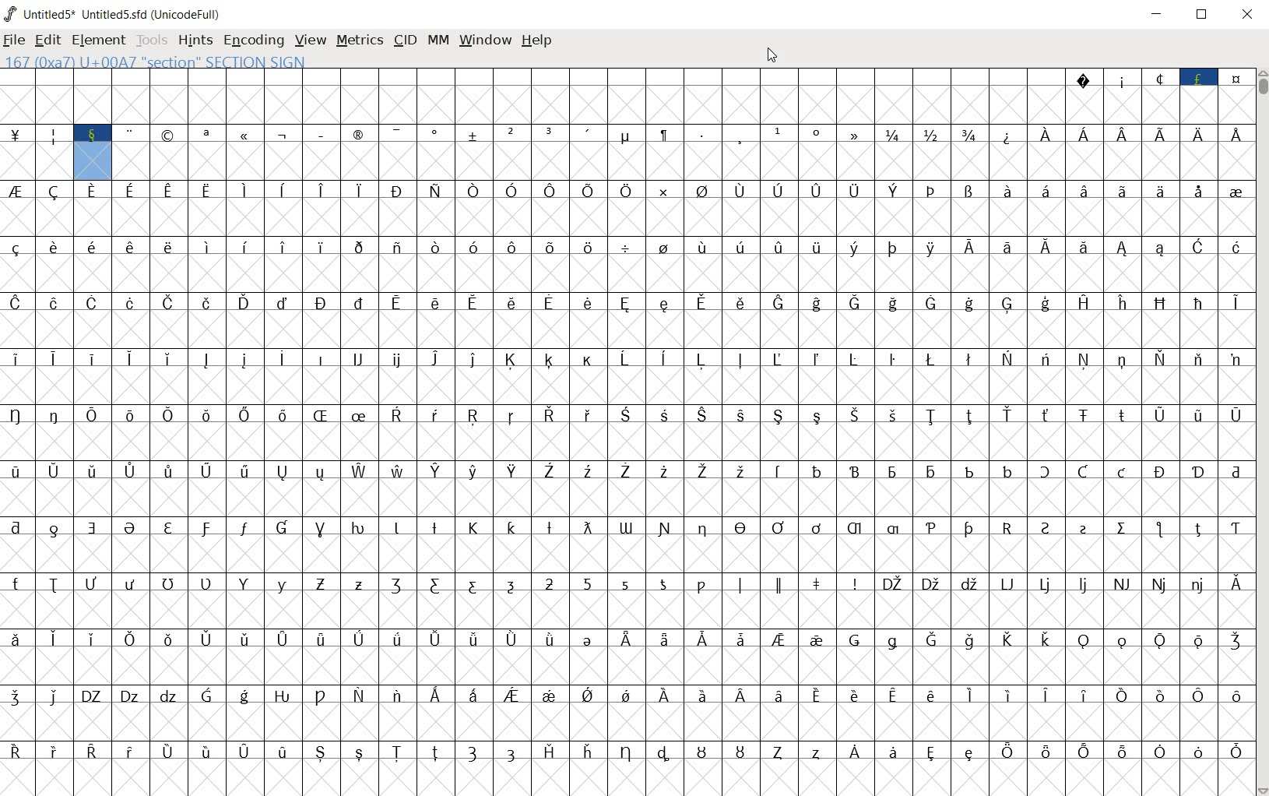 This screenshot has height=796, width=1269. What do you see at coordinates (703, 208) in the screenshot?
I see `symbol` at bounding box center [703, 208].